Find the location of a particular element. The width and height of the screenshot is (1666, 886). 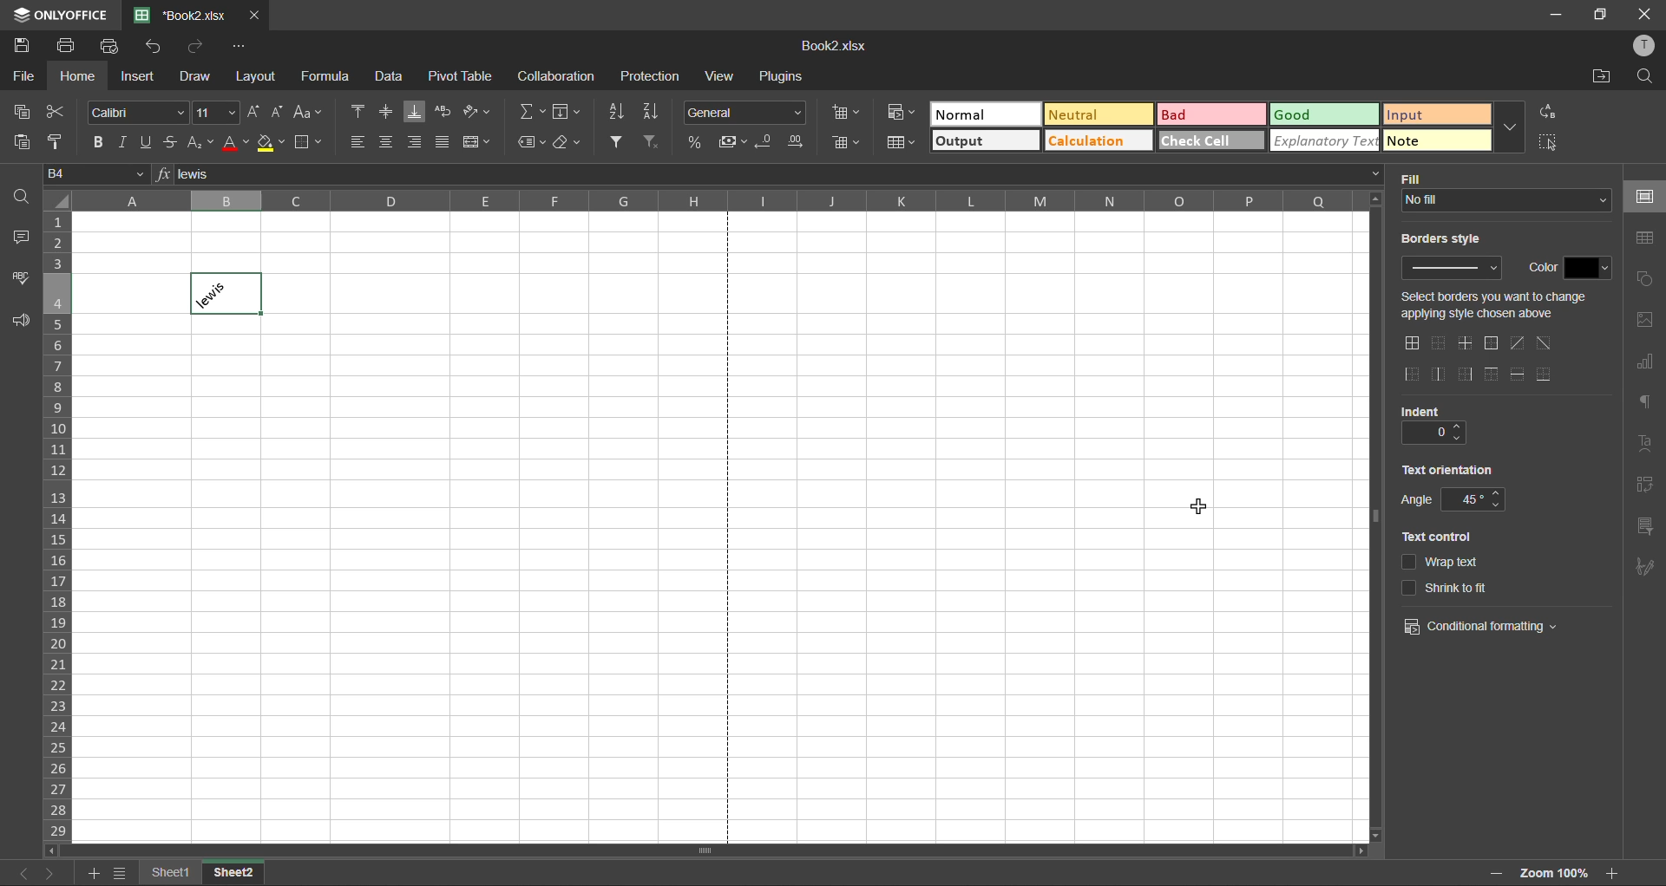

decrease indent is located at coordinates (1462, 440).